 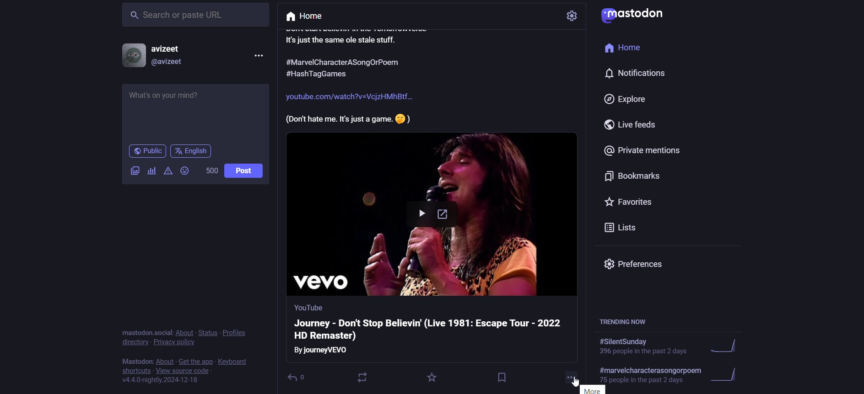 I want to click on setting, so click(x=572, y=16).